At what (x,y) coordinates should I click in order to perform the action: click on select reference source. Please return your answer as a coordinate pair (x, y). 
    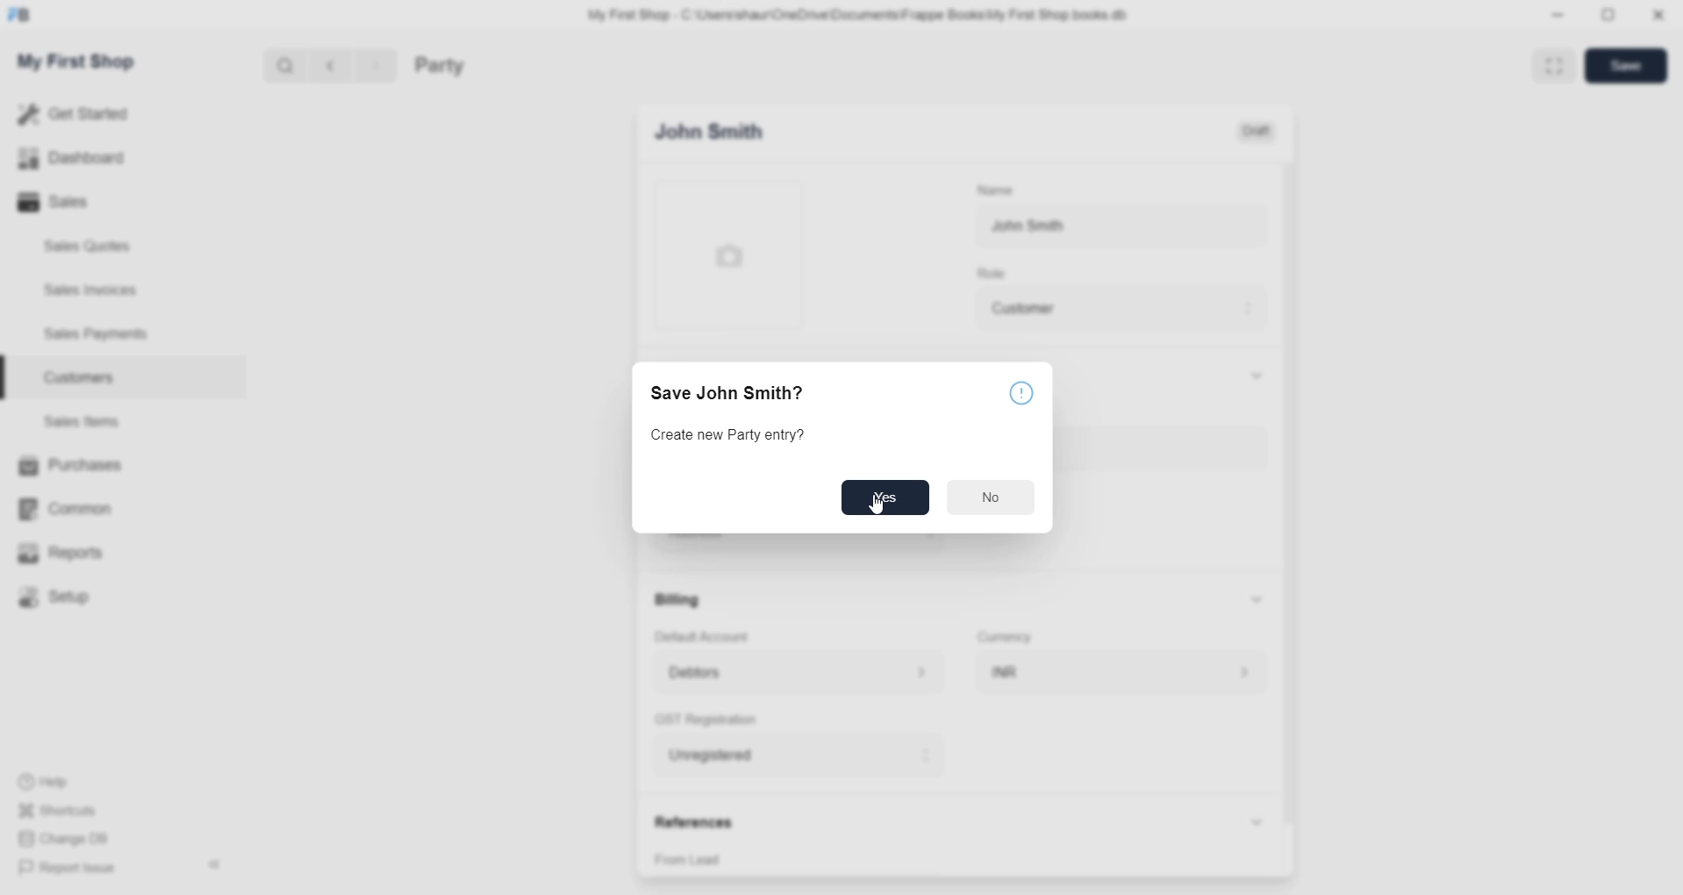
    Looking at the image, I should click on (966, 861).